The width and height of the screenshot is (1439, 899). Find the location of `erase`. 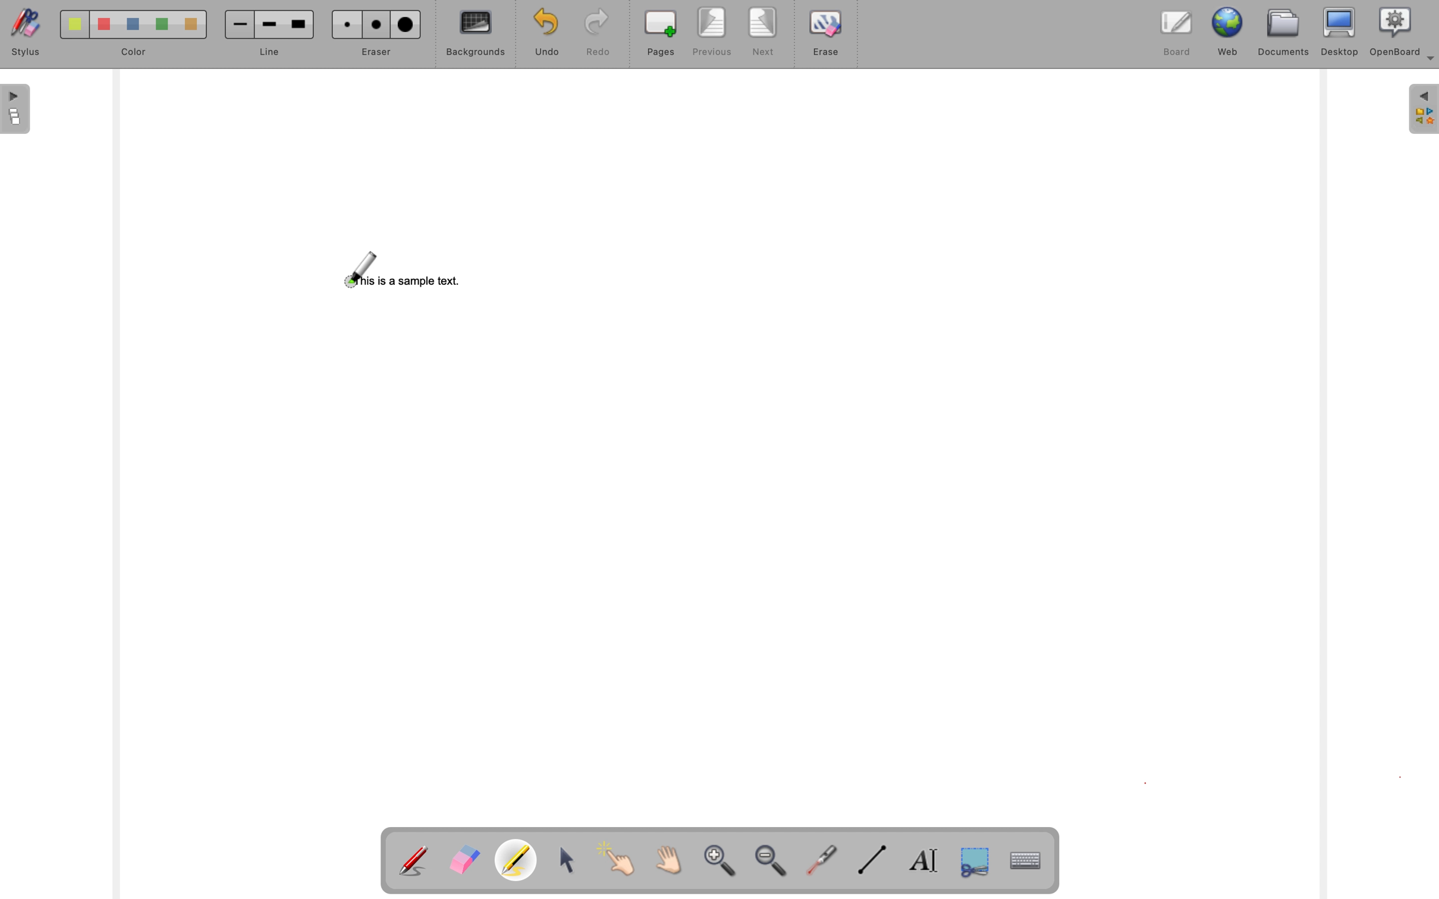

erase is located at coordinates (826, 34).